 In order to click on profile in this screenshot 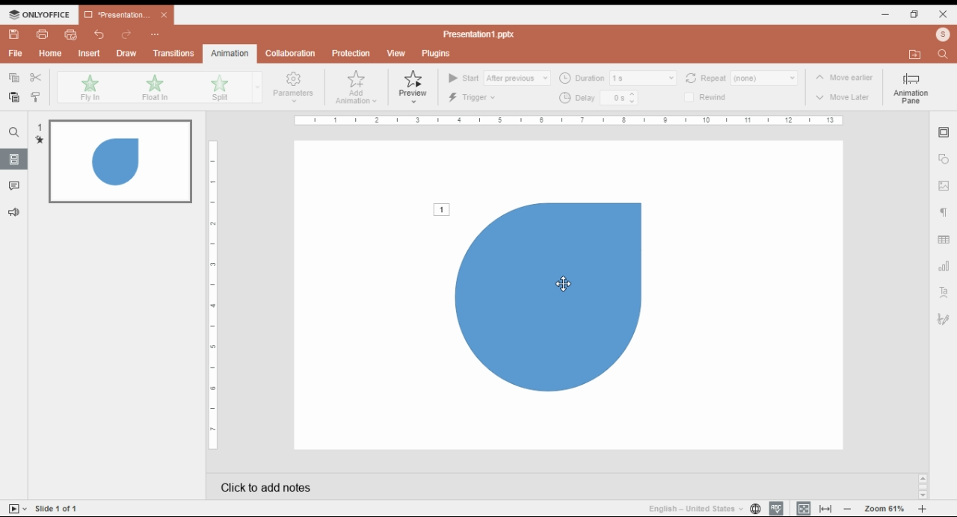, I will do `click(914, 54)`.